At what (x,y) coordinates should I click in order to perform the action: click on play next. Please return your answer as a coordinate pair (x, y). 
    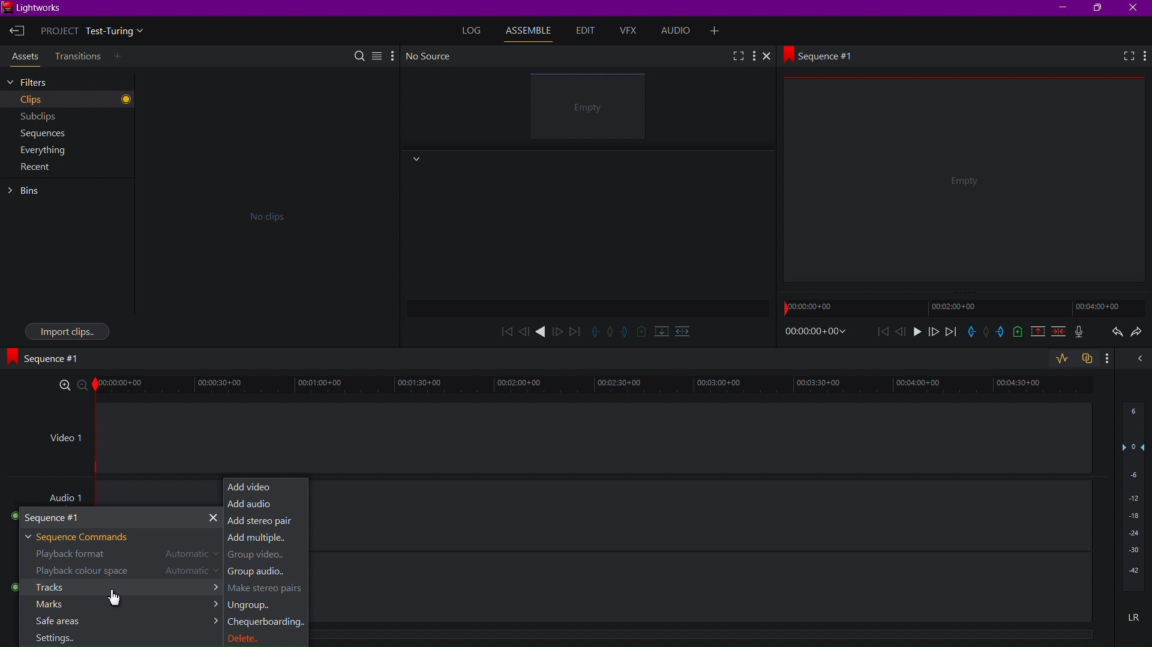
    Looking at the image, I should click on (575, 331).